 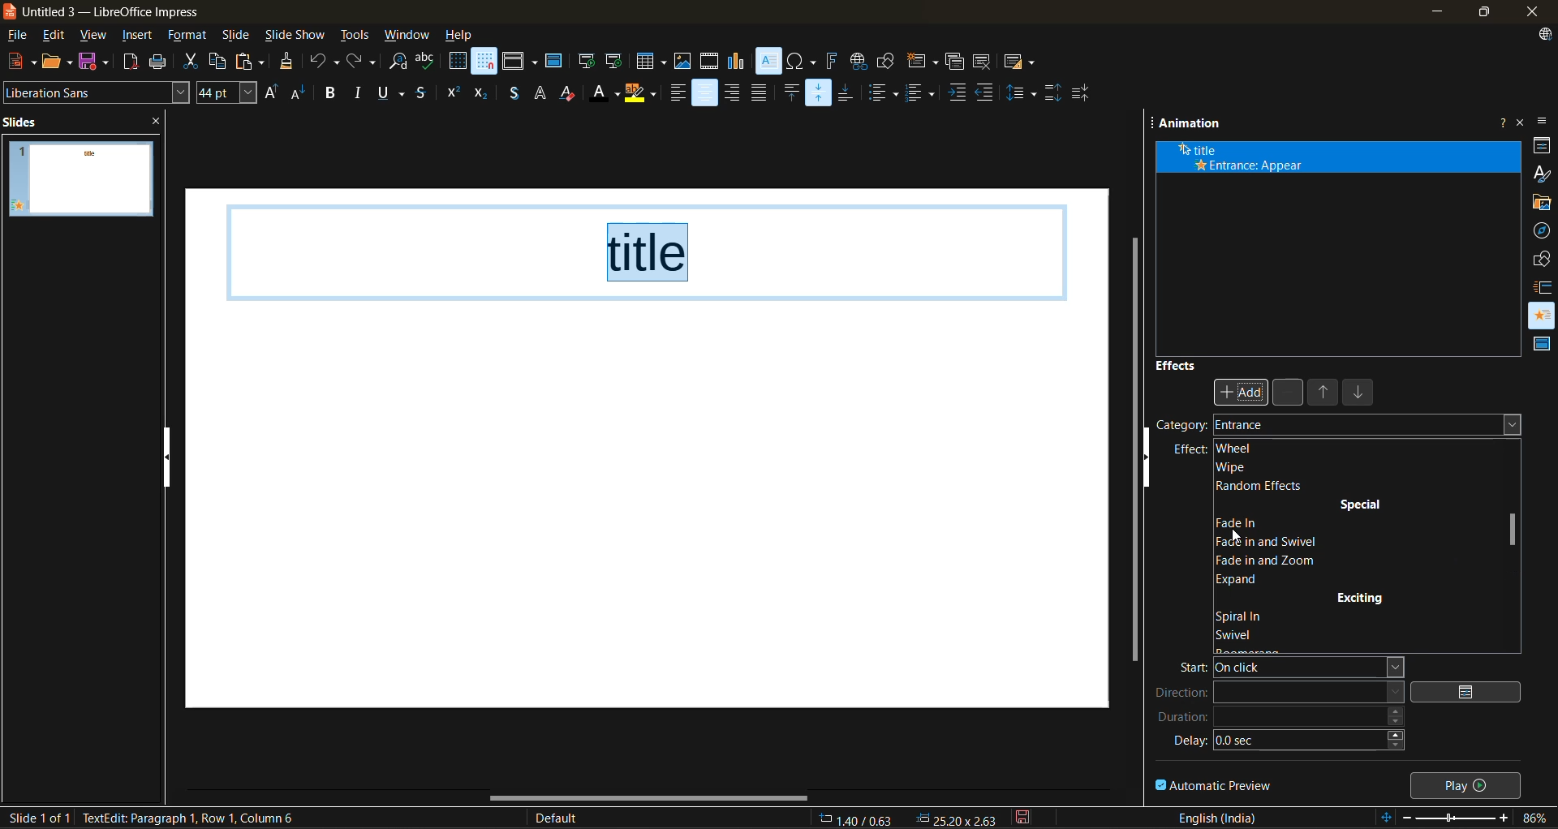 What do you see at coordinates (394, 94) in the screenshot?
I see `underline` at bounding box center [394, 94].